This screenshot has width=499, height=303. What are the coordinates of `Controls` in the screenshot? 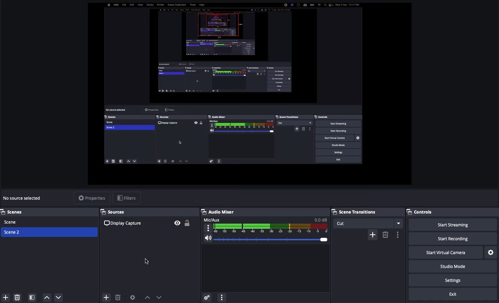 It's located at (420, 212).